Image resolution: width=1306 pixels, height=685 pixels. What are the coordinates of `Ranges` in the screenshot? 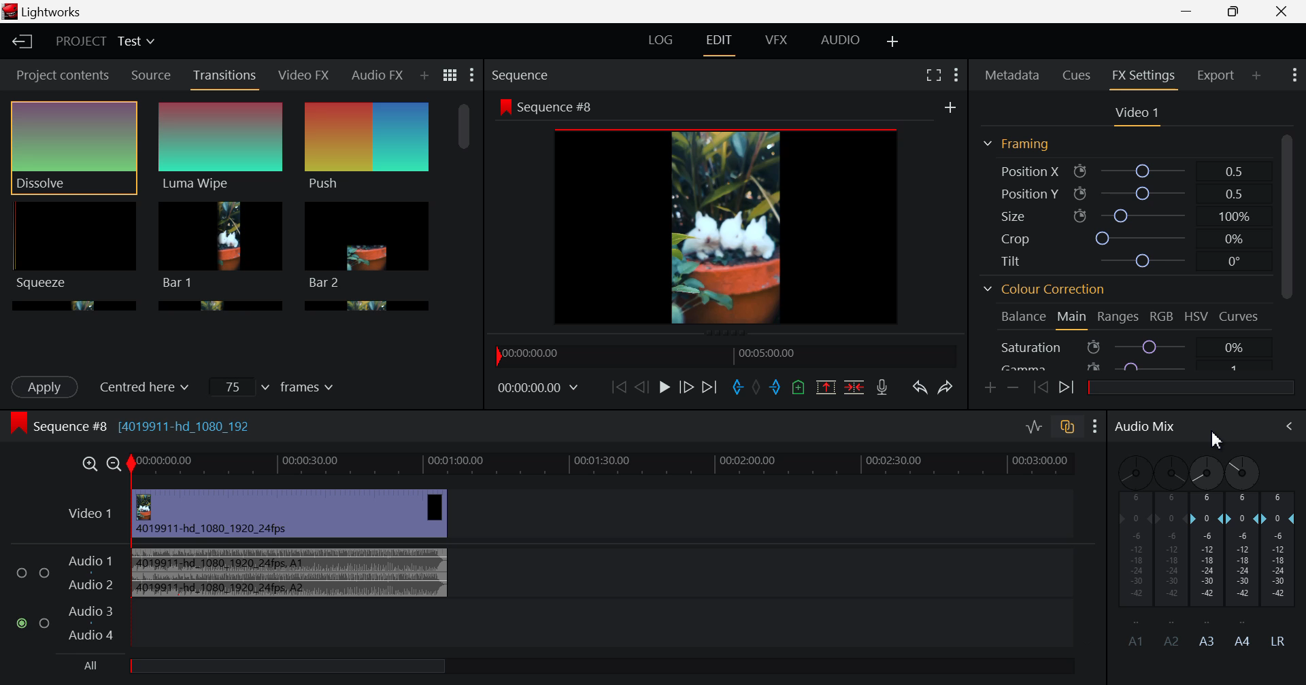 It's located at (1118, 317).